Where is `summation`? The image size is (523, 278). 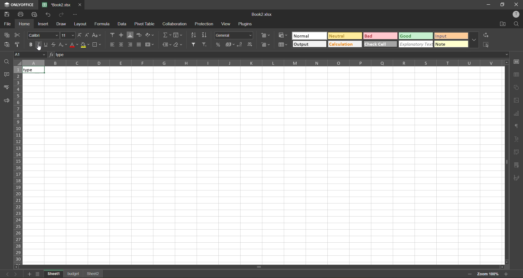
summation is located at coordinates (167, 36).